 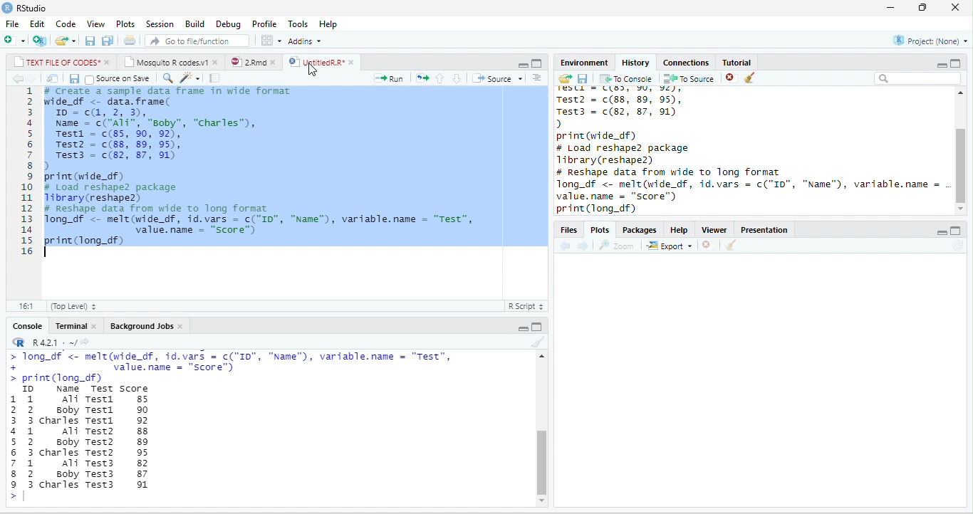 What do you see at coordinates (108, 41) in the screenshot?
I see `save all` at bounding box center [108, 41].